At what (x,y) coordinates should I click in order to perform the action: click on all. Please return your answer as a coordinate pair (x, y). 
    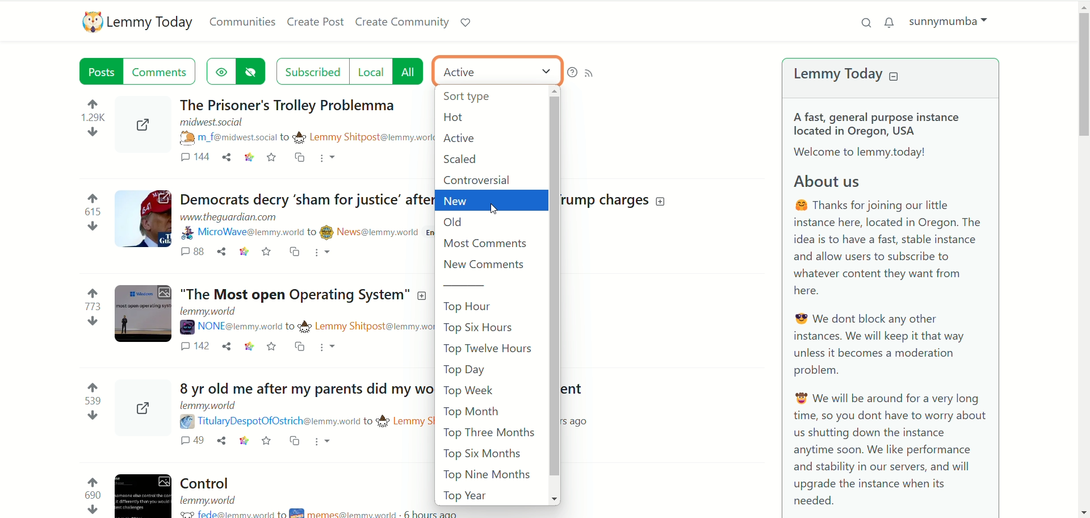
    Looking at the image, I should click on (410, 72).